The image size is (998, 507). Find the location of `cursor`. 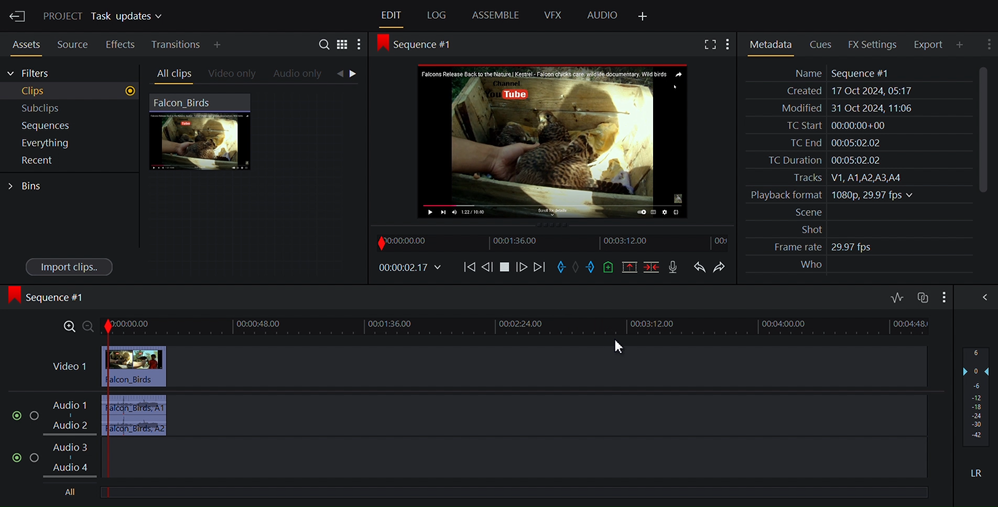

cursor is located at coordinates (619, 347).